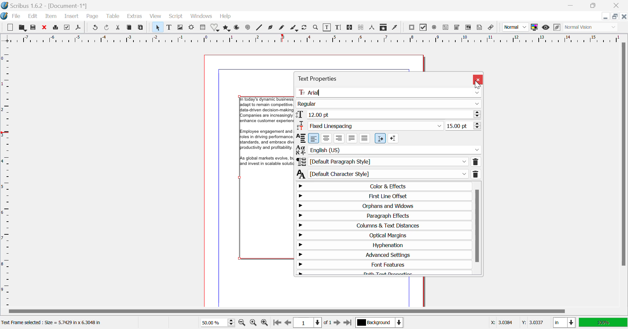 Image resolution: width=628 pixels, height=329 pixels. What do you see at coordinates (45, 27) in the screenshot?
I see `Discard` at bounding box center [45, 27].